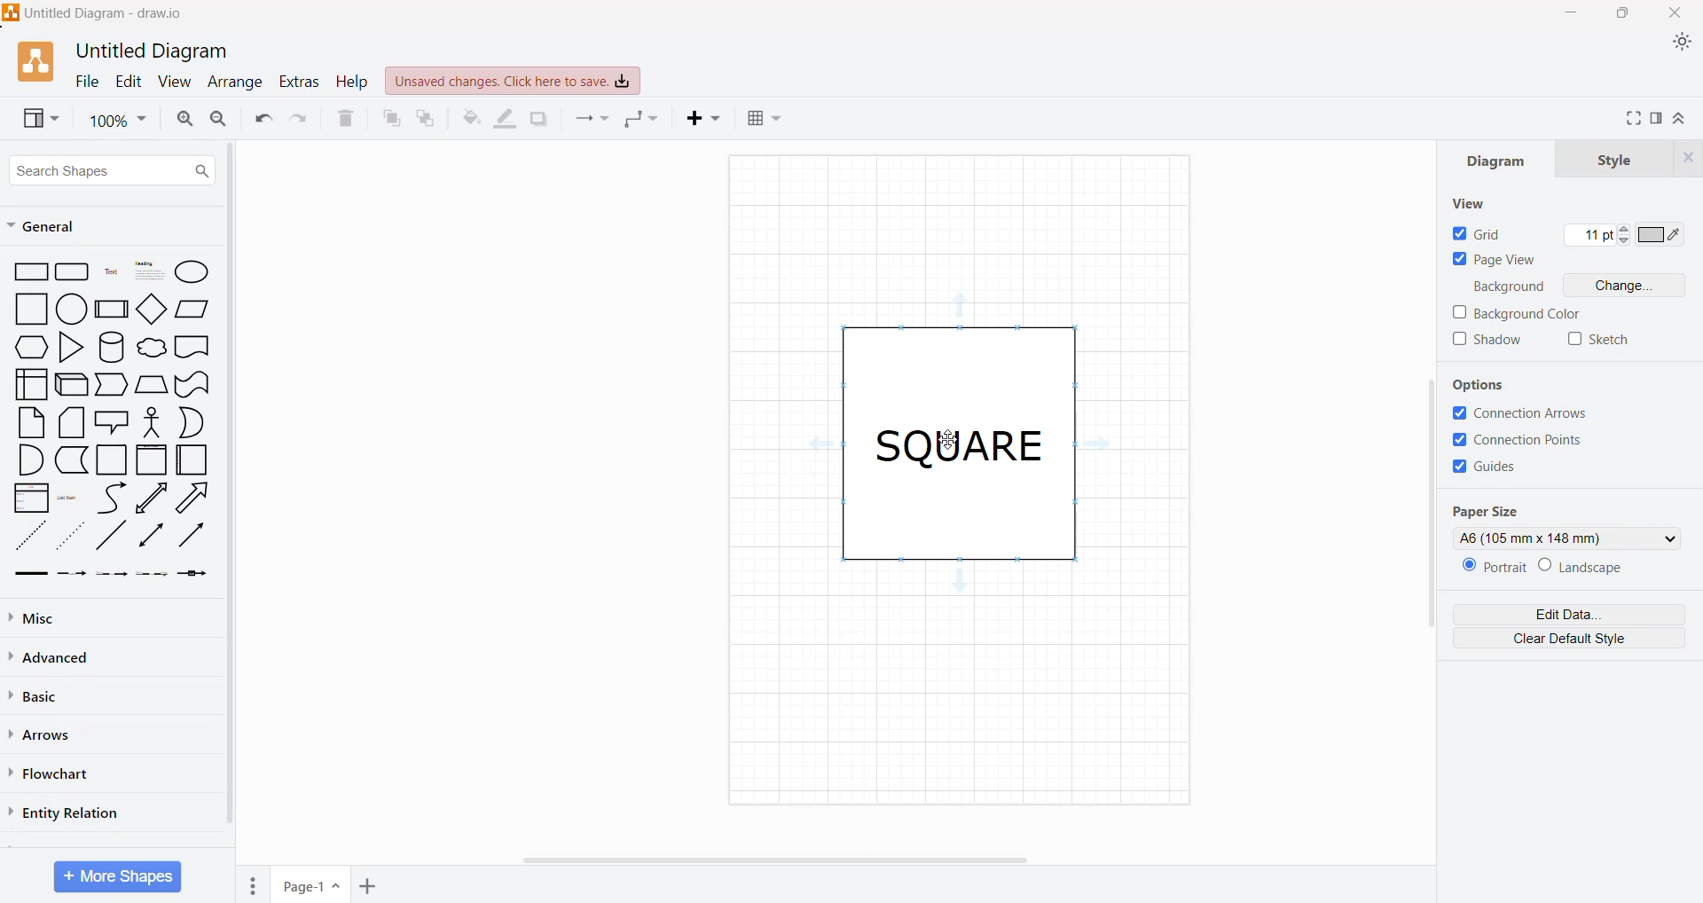 This screenshot has height=903, width=1703. What do you see at coordinates (192, 308) in the screenshot?
I see `Parallelogram ` at bounding box center [192, 308].